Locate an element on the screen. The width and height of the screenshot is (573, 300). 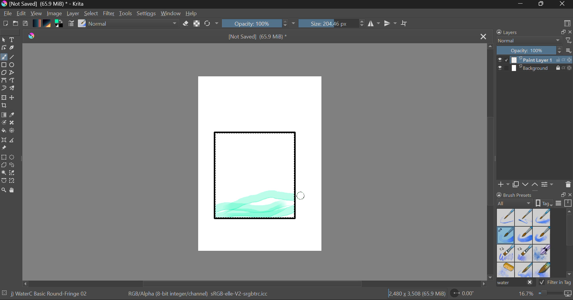
Gradient is located at coordinates (36, 23).